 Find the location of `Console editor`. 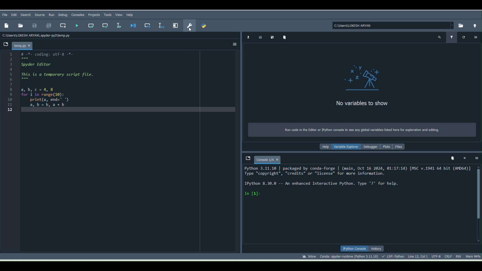

Console editor is located at coordinates (359, 204).